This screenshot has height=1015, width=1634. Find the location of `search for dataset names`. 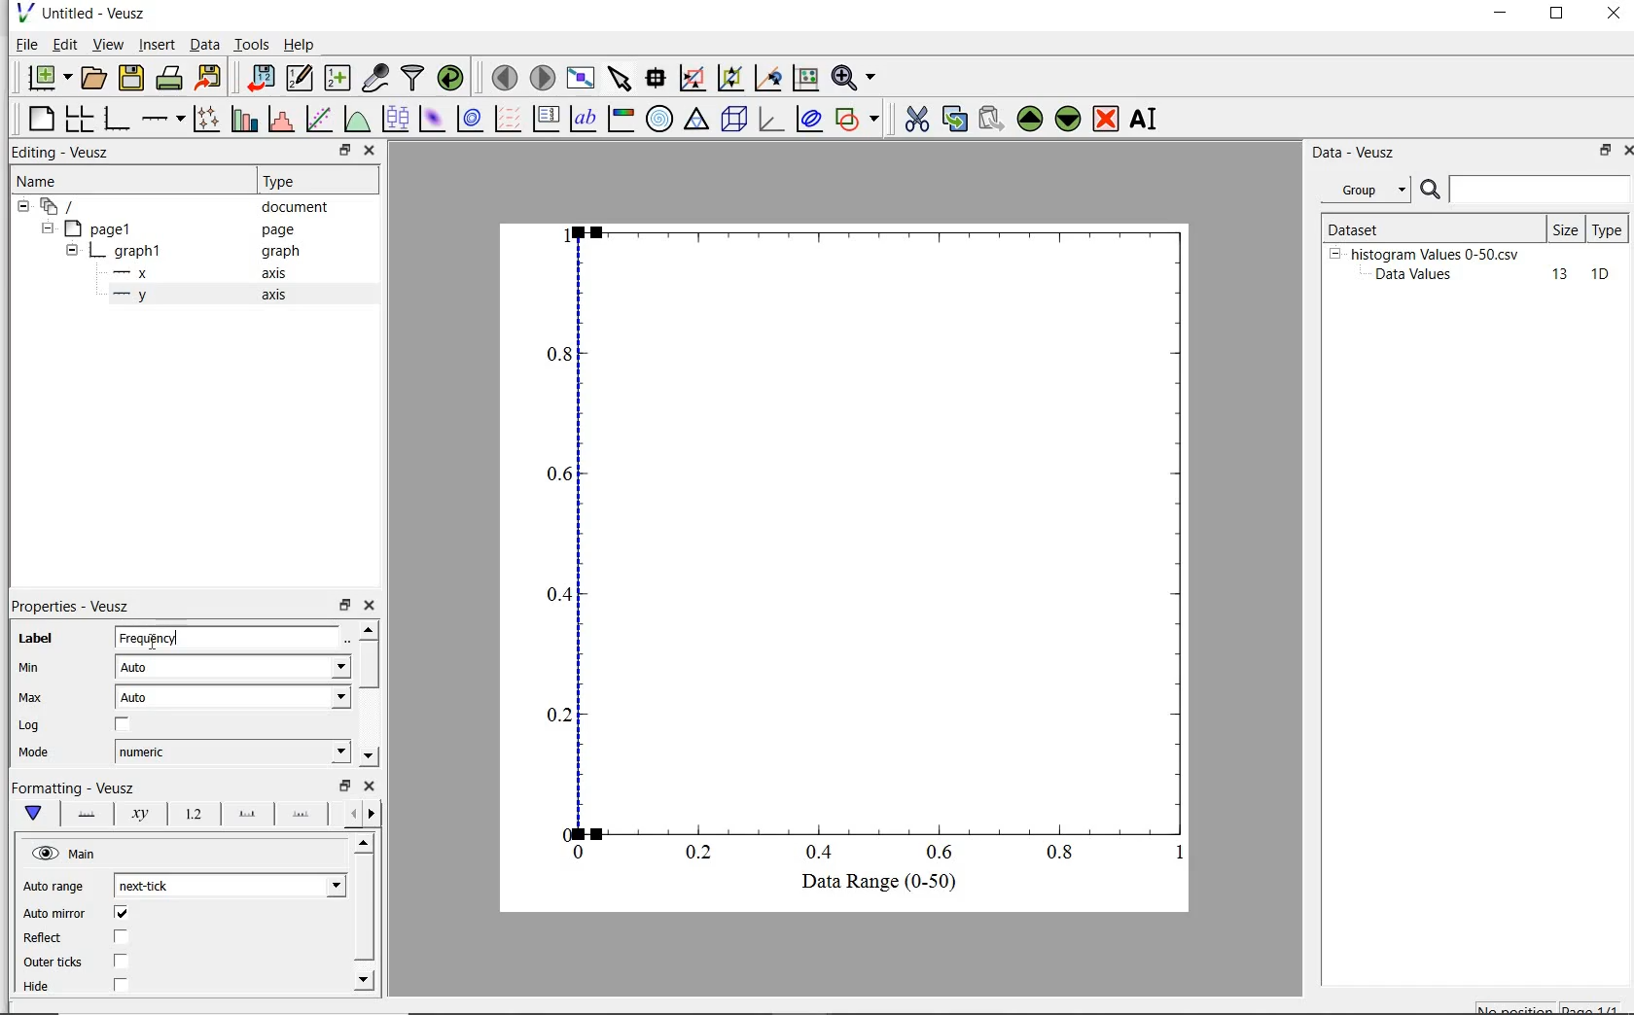

search for dataset names is located at coordinates (1541, 190).